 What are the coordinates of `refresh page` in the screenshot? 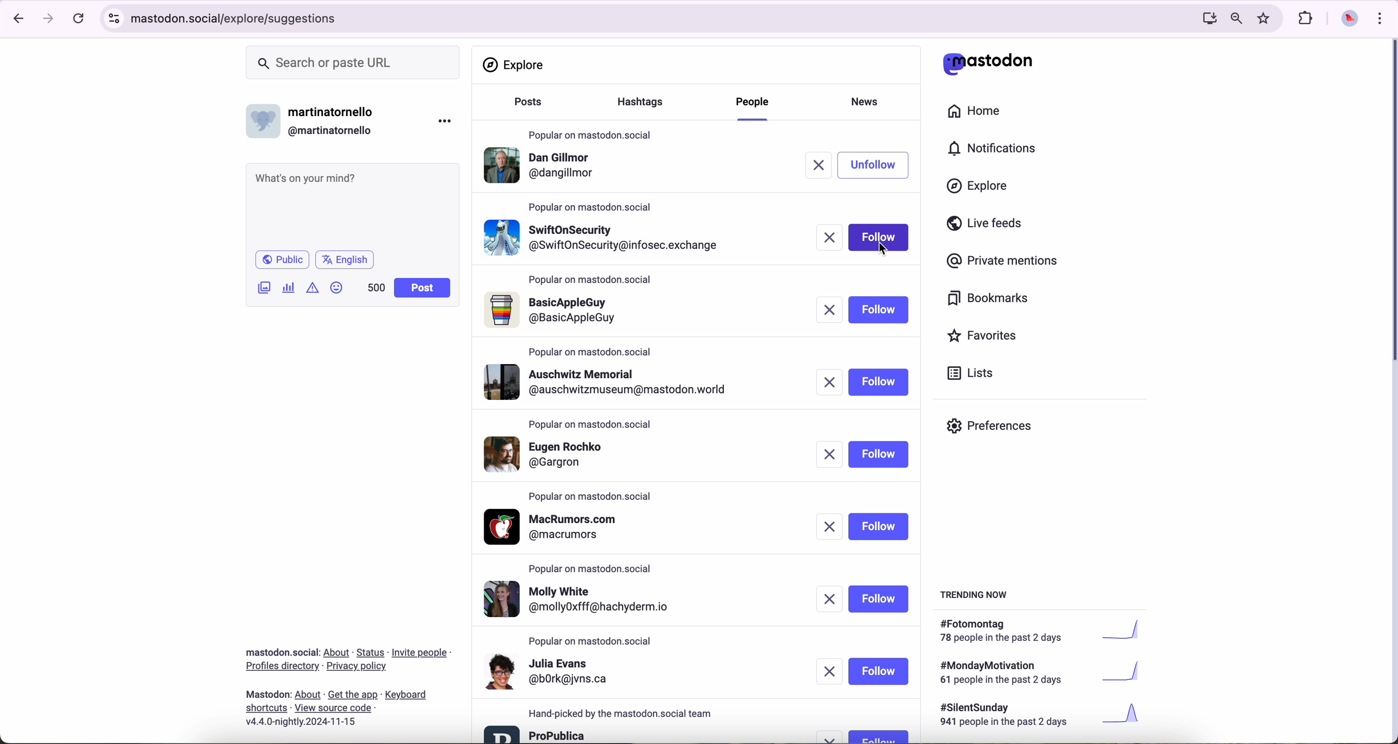 It's located at (79, 19).